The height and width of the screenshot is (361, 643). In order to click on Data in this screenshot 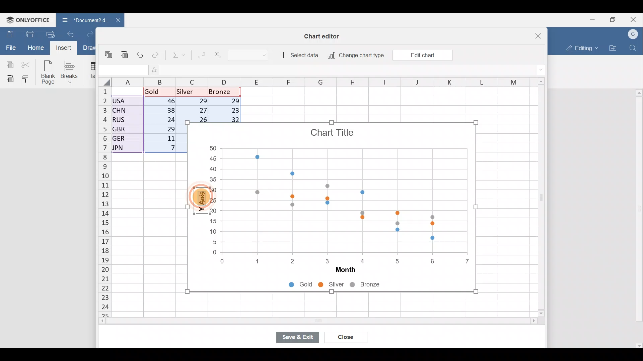, I will do `click(146, 122)`.